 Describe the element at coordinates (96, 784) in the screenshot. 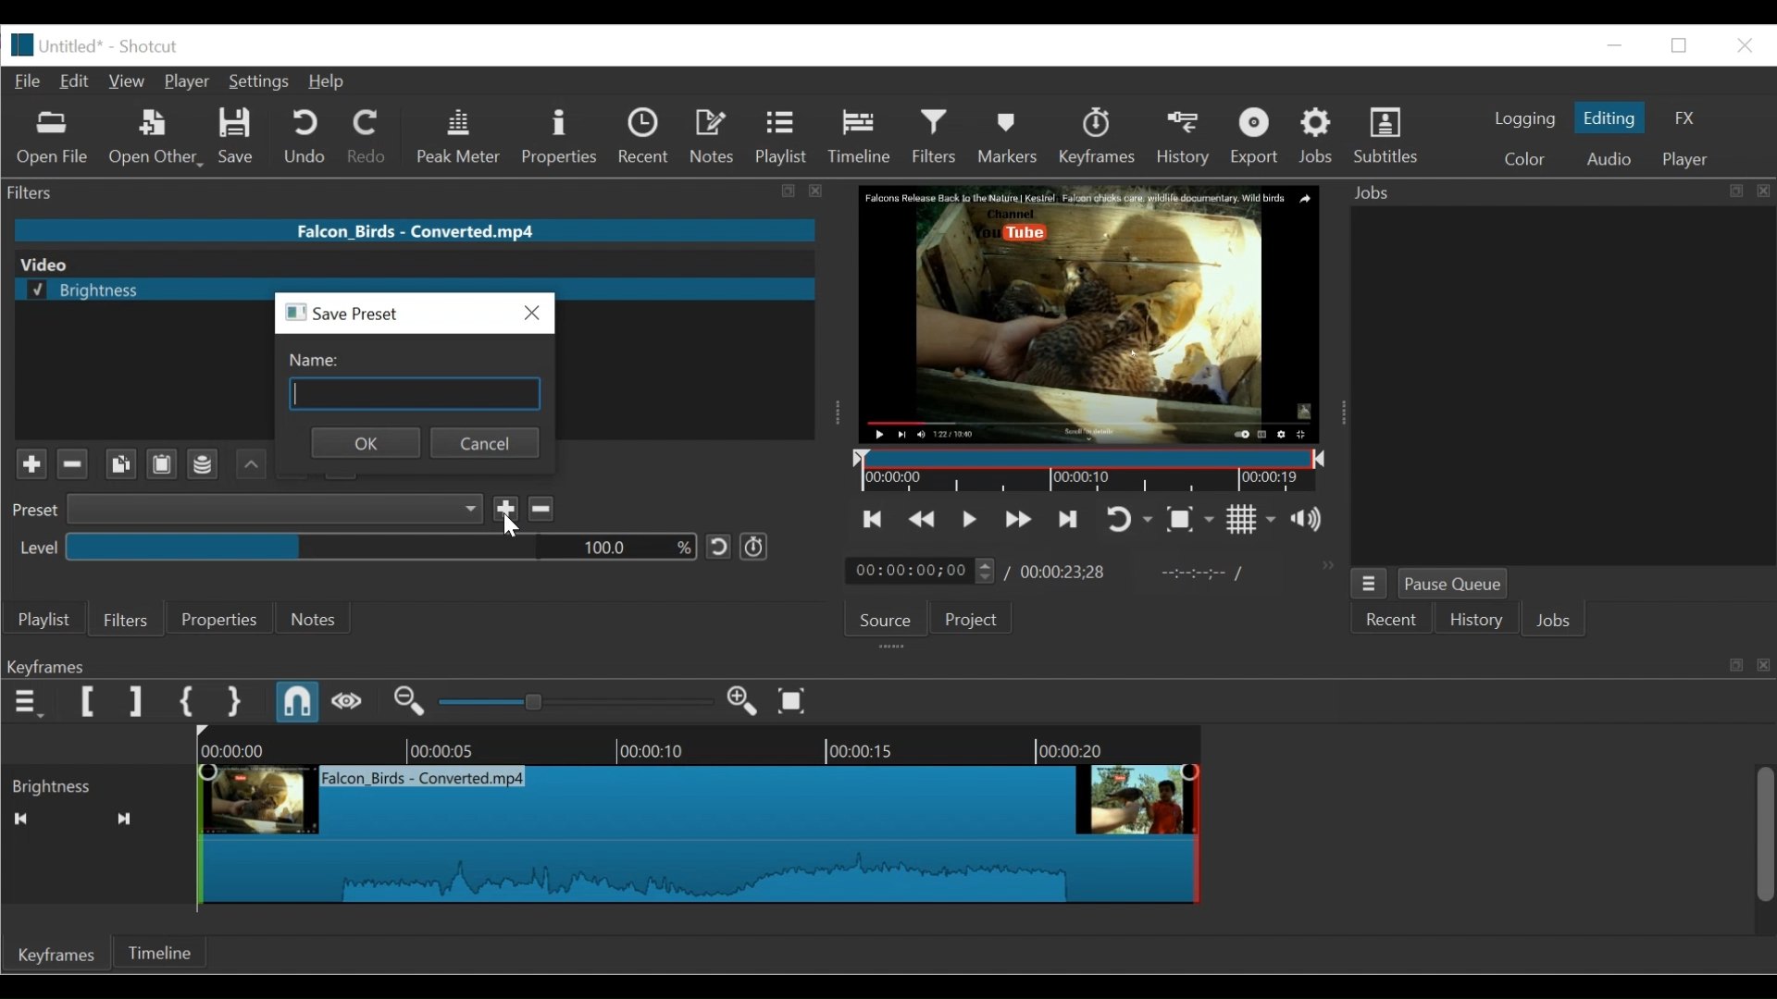

I see `Brightness` at that location.